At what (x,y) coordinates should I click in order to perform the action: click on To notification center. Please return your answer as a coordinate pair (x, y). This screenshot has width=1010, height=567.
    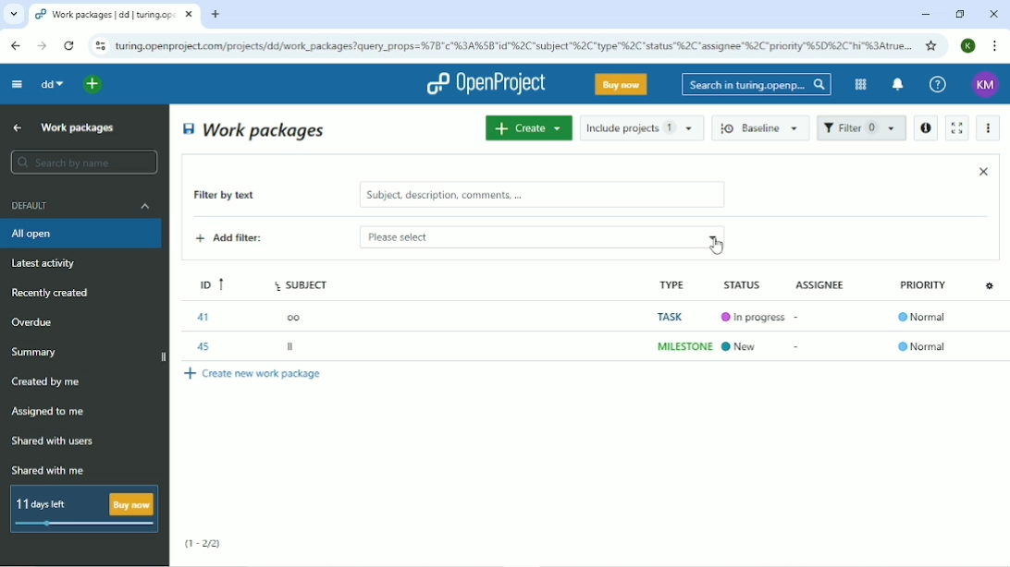
    Looking at the image, I should click on (896, 86).